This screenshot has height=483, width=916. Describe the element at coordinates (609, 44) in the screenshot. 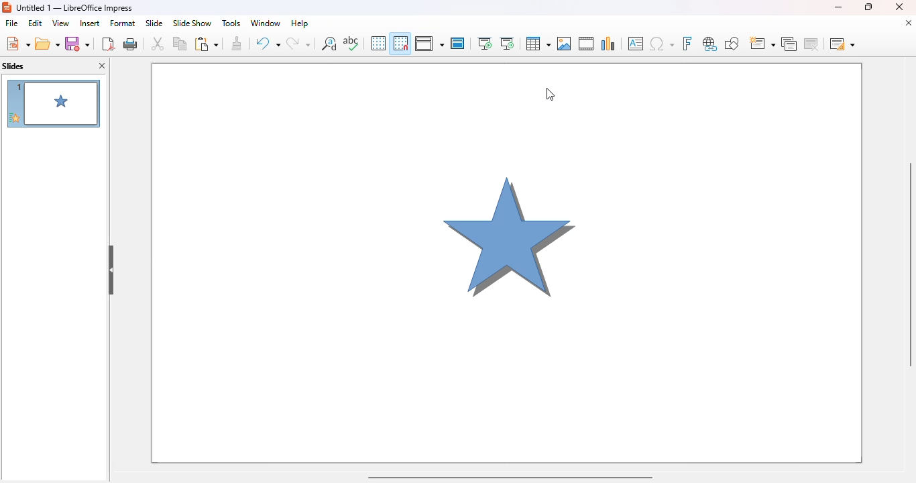

I see `insert chart` at that location.